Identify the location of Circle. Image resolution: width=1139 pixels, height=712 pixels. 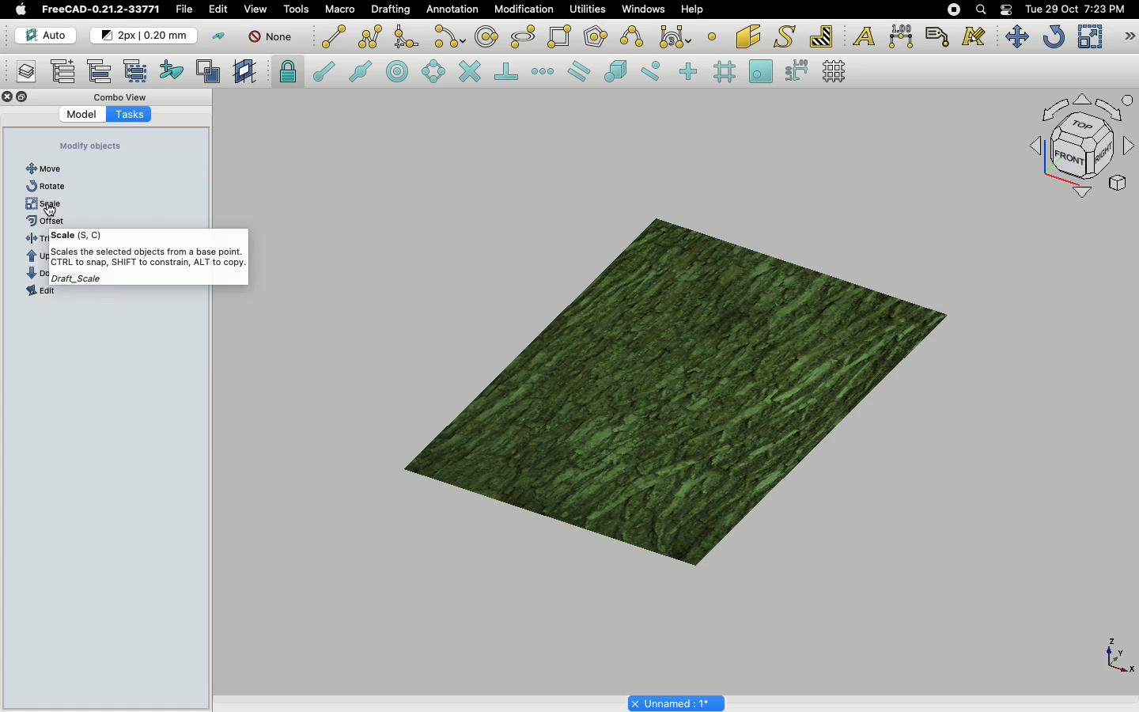
(486, 36).